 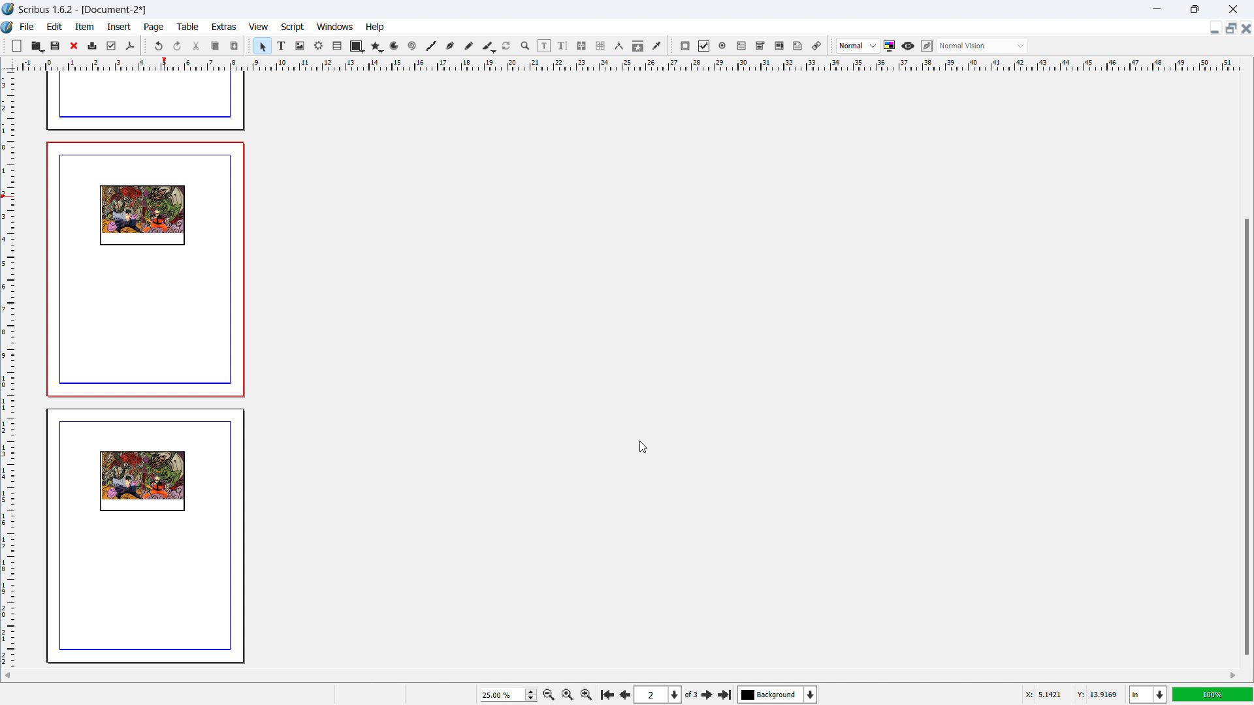 What do you see at coordinates (338, 46) in the screenshot?
I see `table` at bounding box center [338, 46].